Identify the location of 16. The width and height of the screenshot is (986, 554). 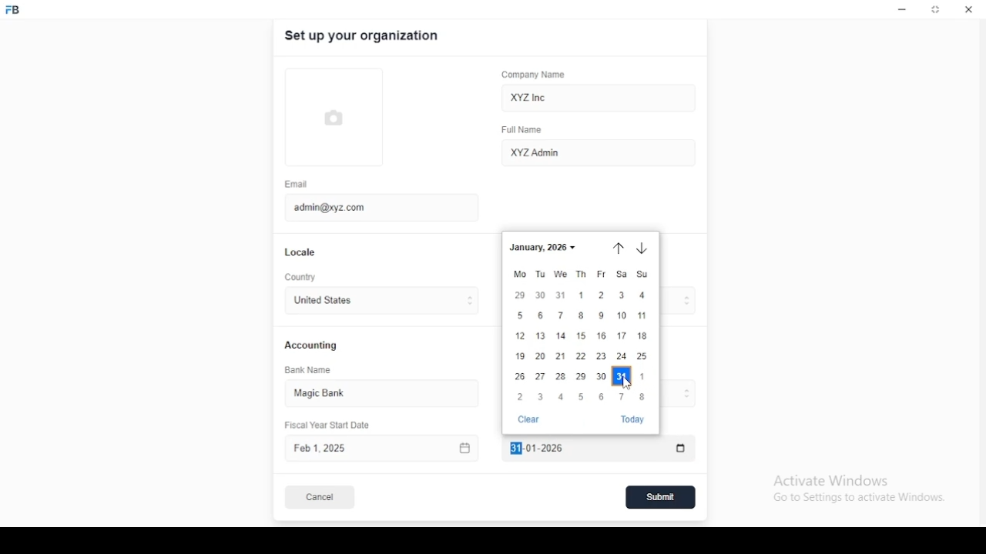
(599, 337).